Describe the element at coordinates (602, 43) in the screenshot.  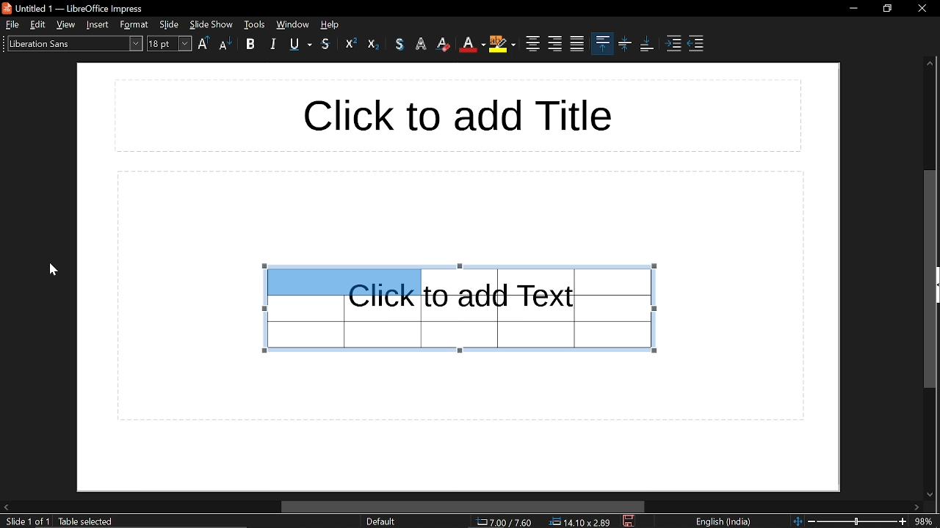
I see `align top` at that location.